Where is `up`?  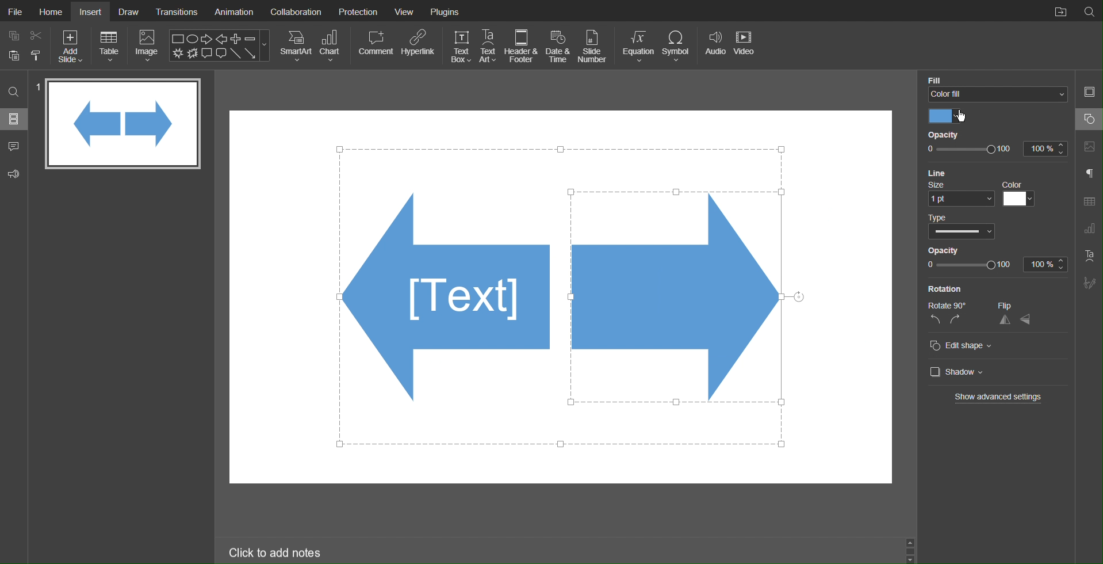
up is located at coordinates (912, 542).